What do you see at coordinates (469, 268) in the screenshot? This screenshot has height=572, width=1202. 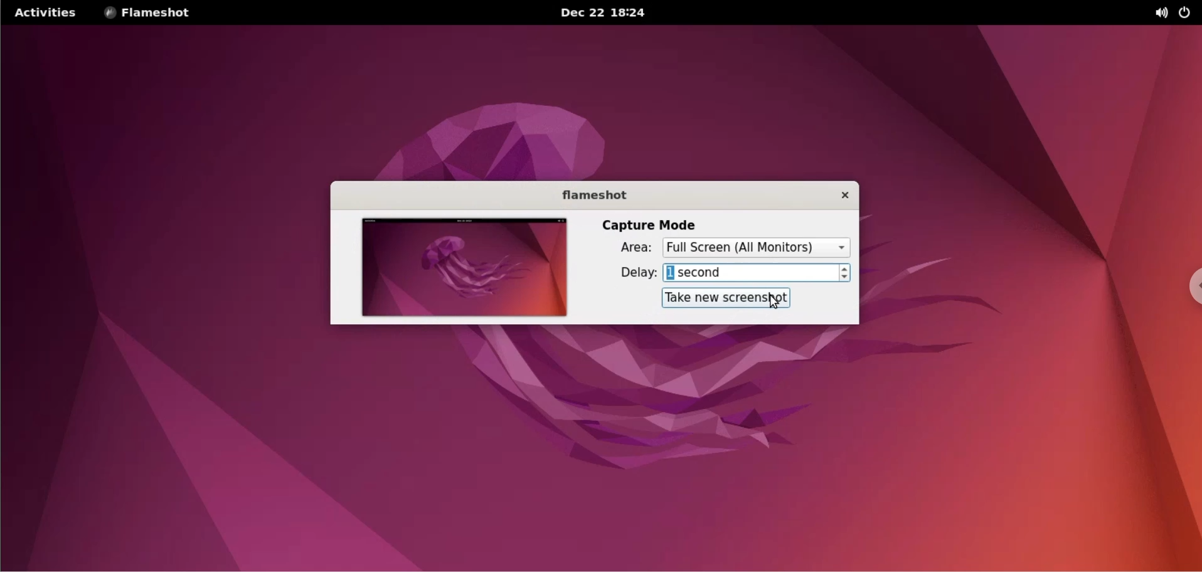 I see `screenshot preview` at bounding box center [469, 268].